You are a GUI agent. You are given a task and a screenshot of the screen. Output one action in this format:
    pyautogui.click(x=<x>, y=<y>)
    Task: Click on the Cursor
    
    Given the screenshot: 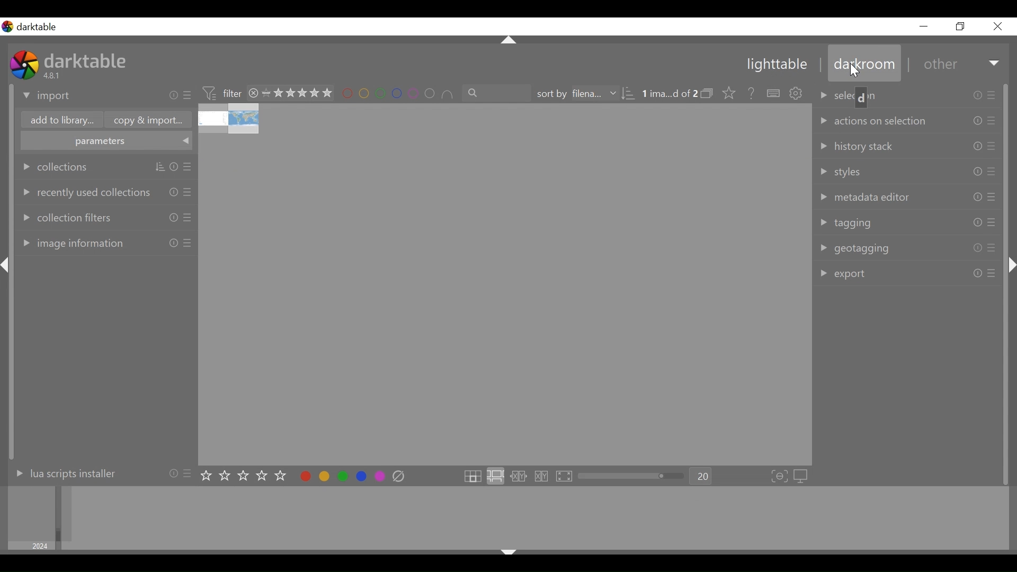 What is the action you would take?
    pyautogui.click(x=857, y=73)
    